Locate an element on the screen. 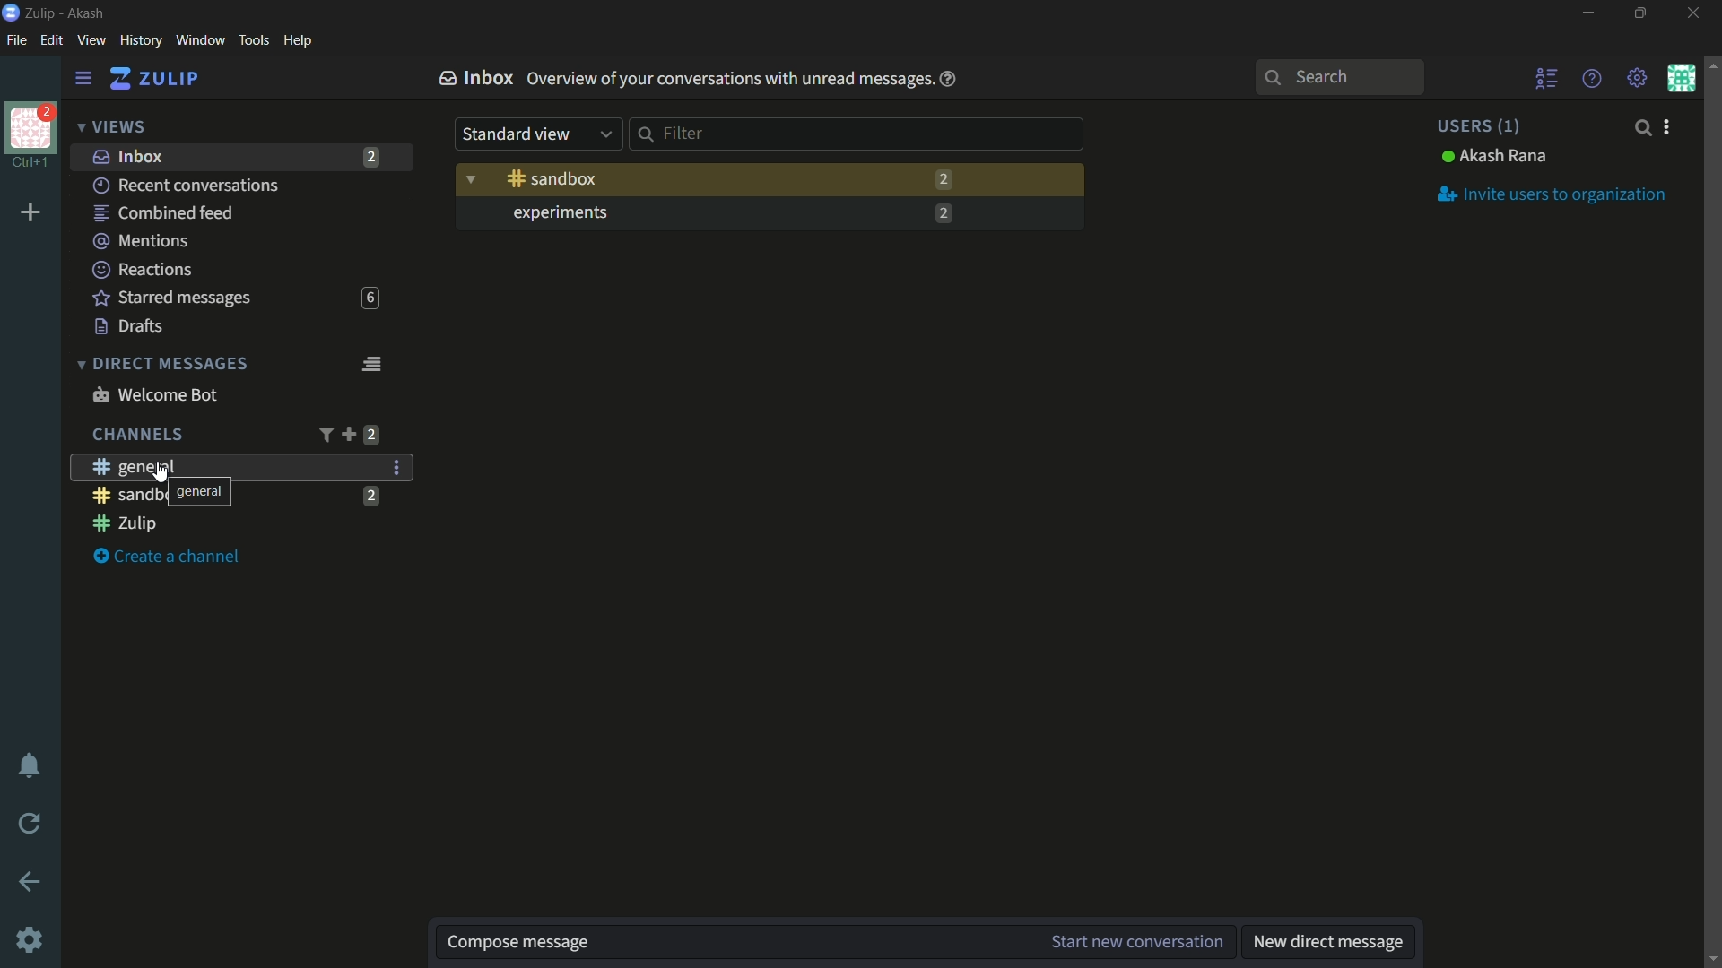  minimize is located at coordinates (1587, 13).